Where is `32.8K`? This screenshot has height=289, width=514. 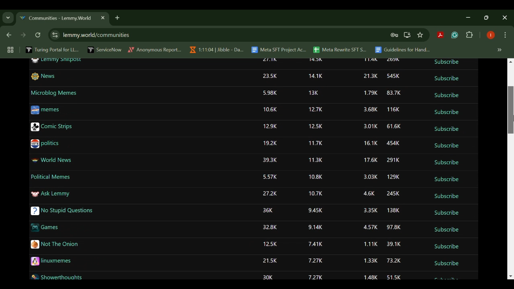
32.8K is located at coordinates (270, 226).